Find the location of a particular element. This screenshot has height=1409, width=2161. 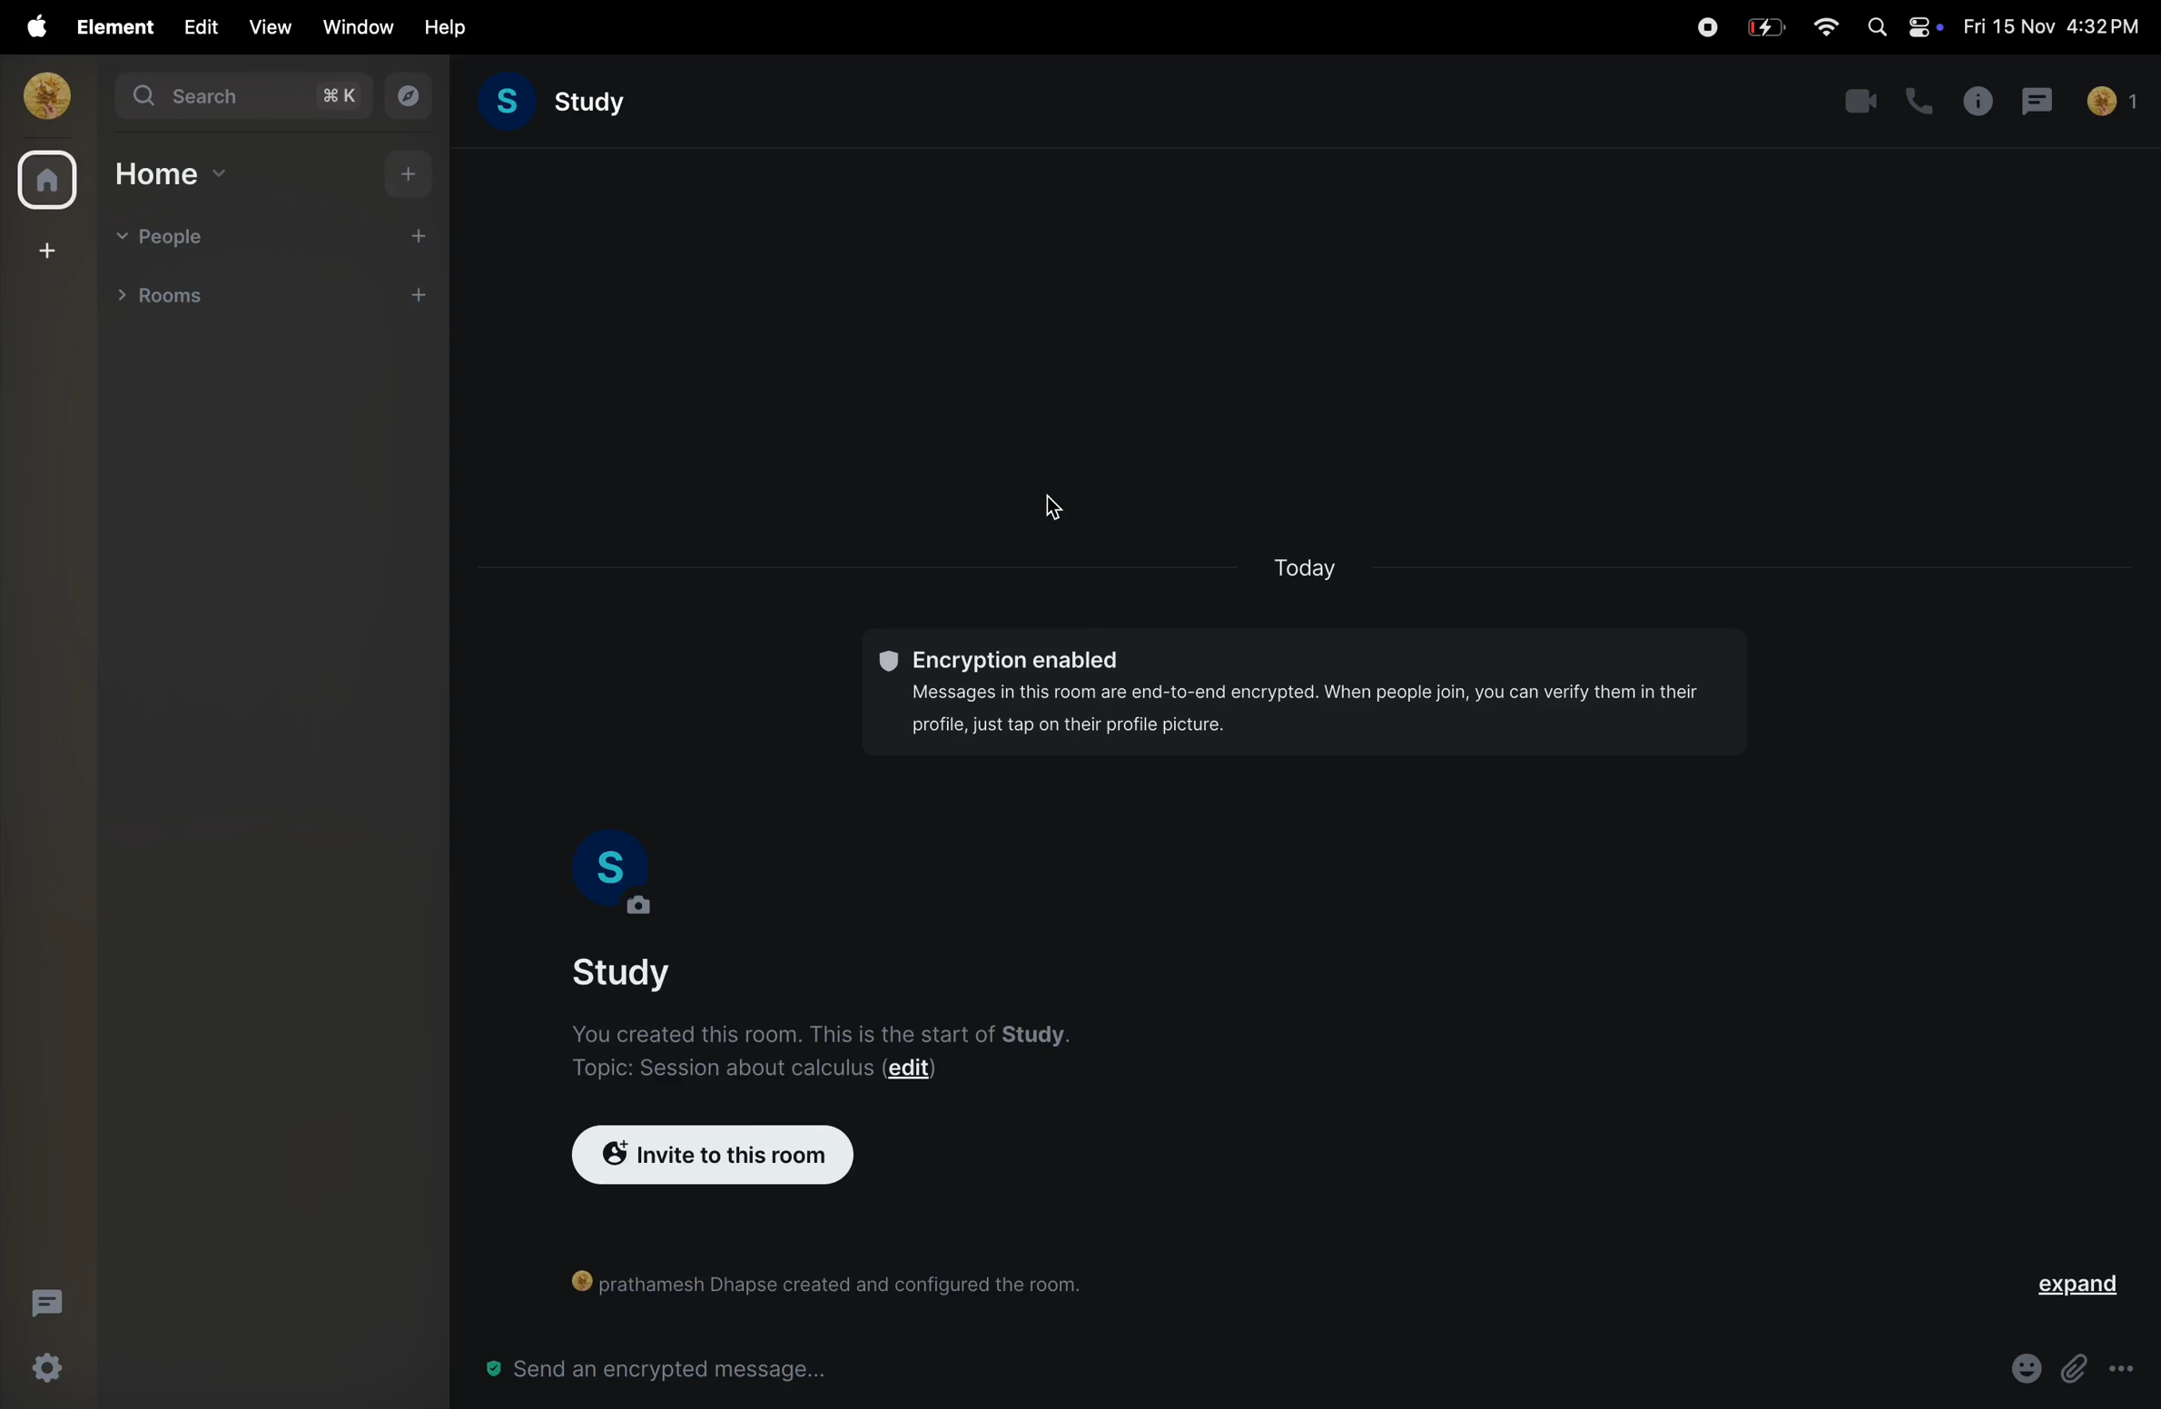

cursor is located at coordinates (1052, 507).